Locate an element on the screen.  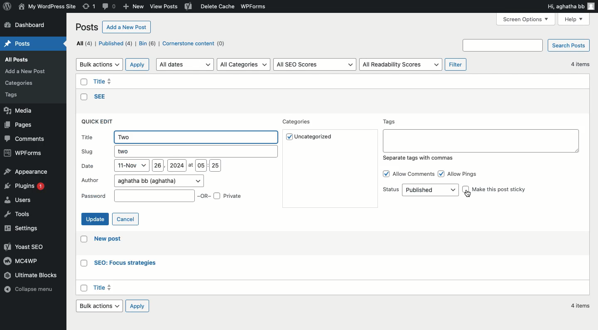
Posts is located at coordinates (88, 27).